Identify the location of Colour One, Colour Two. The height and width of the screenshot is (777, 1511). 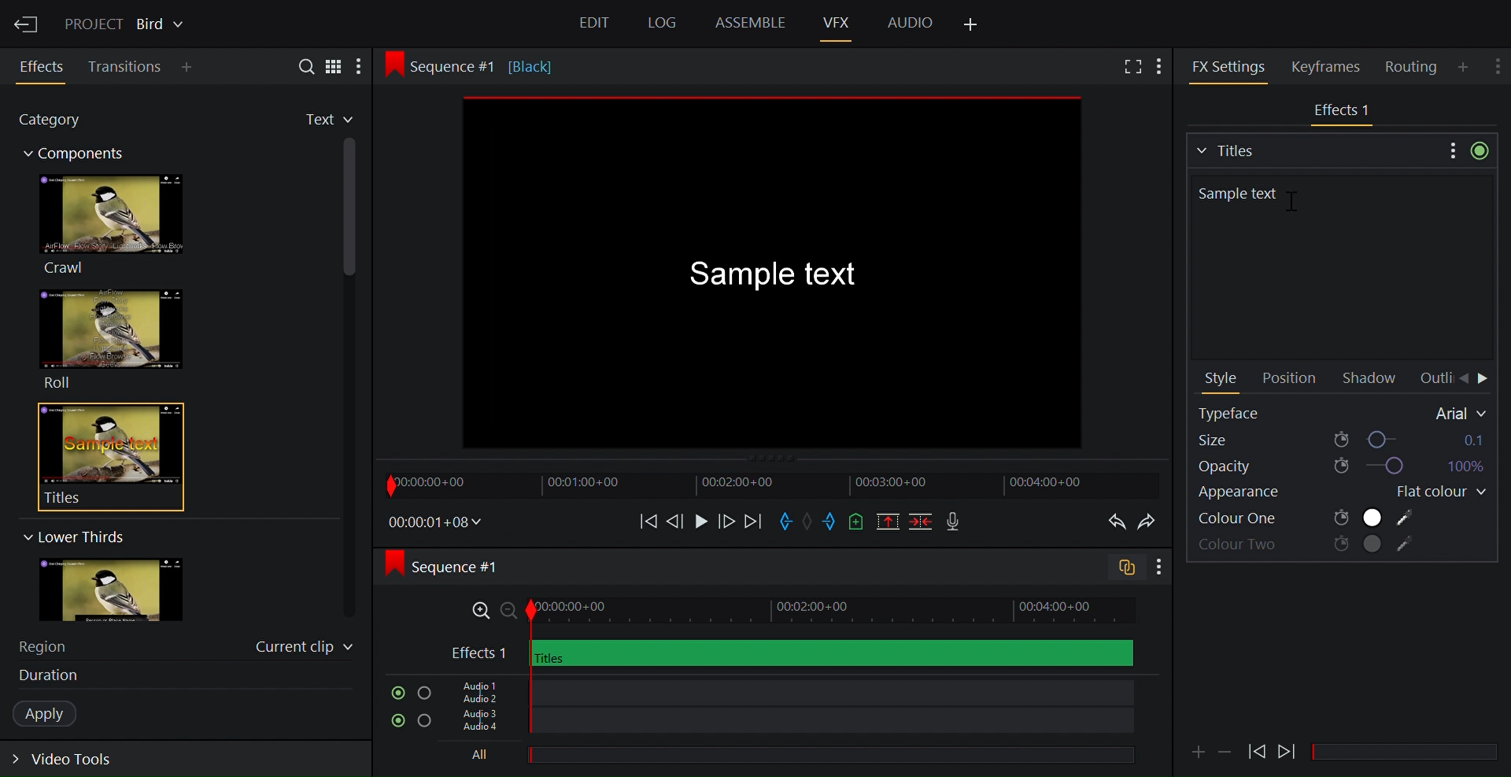
(1307, 518).